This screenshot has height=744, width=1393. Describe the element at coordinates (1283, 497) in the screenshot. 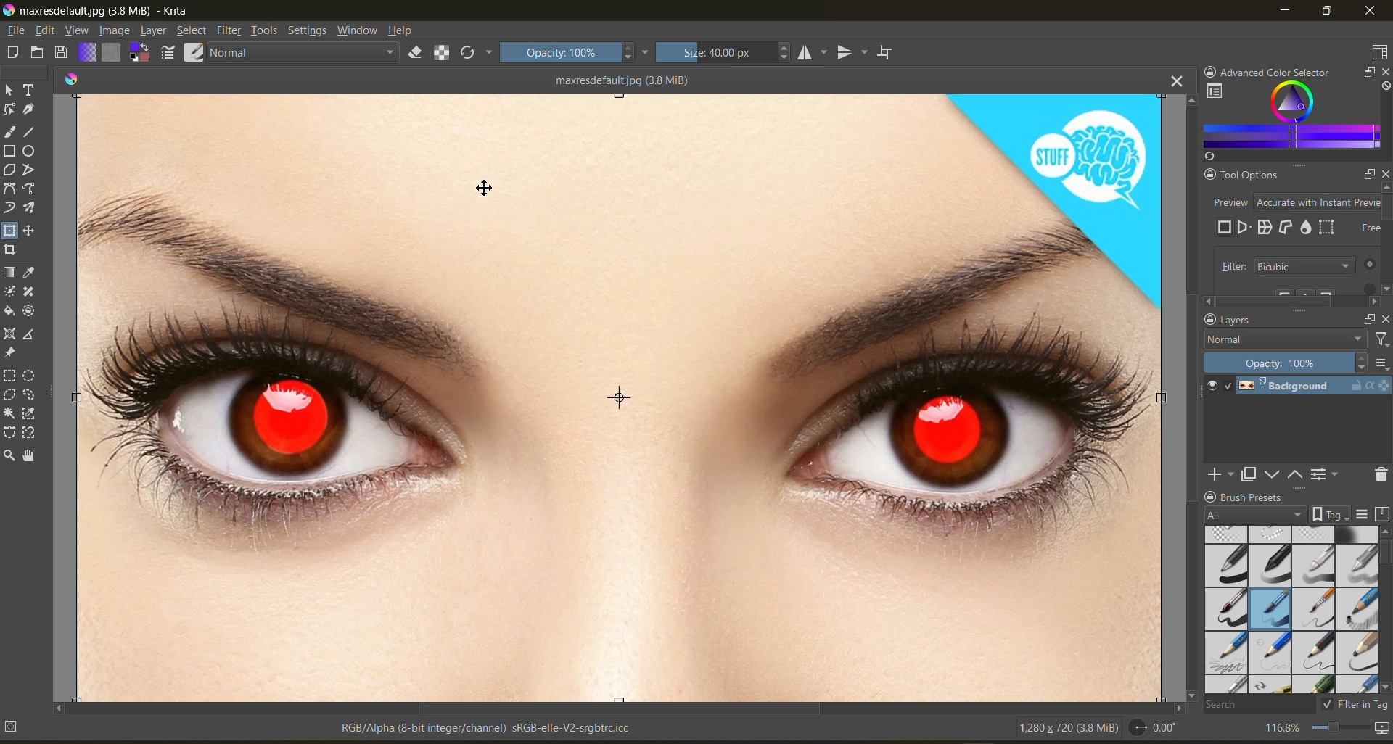

I see `Brush Presets` at that location.